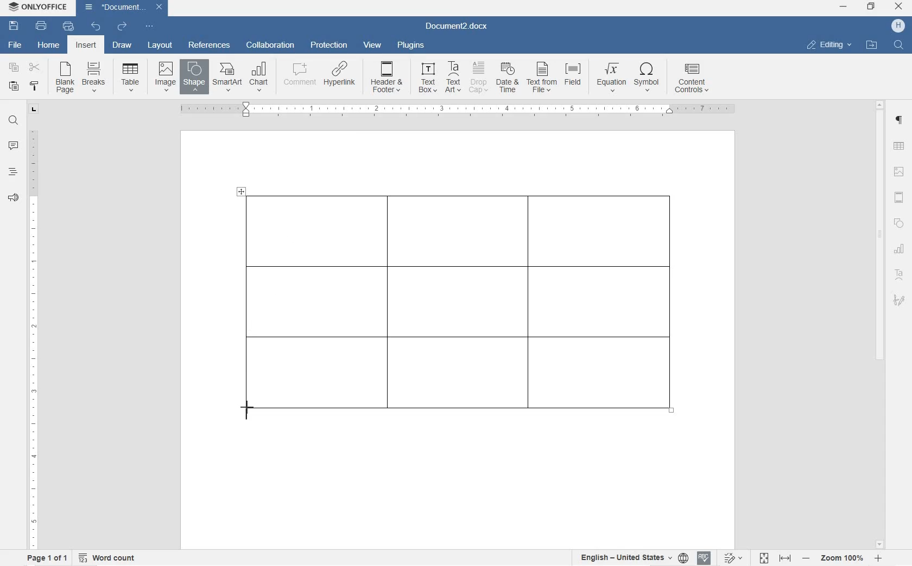  What do you see at coordinates (900, 198) in the screenshot?
I see `header & footer` at bounding box center [900, 198].